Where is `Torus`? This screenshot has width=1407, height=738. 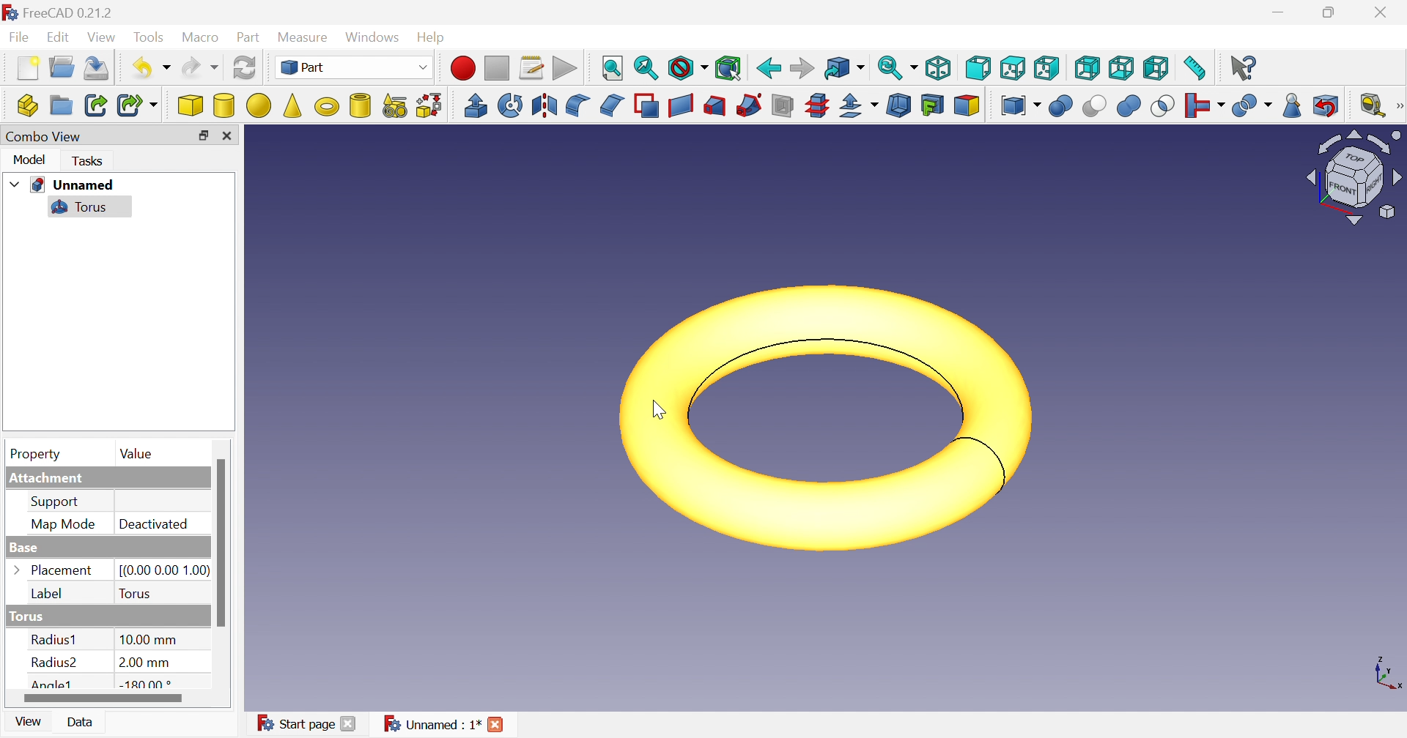 Torus is located at coordinates (819, 419).